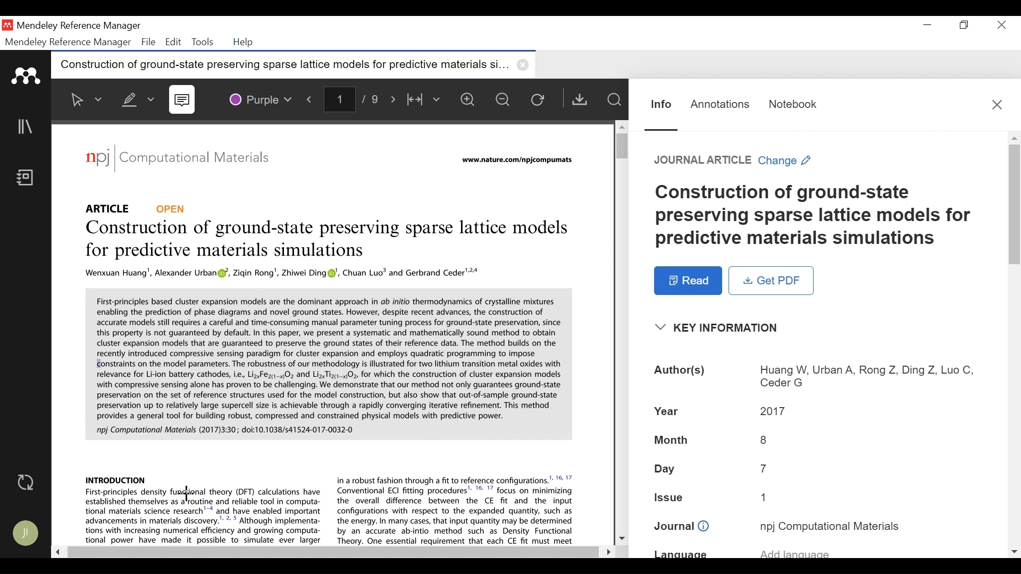  What do you see at coordinates (136, 97) in the screenshot?
I see `Highlight` at bounding box center [136, 97].